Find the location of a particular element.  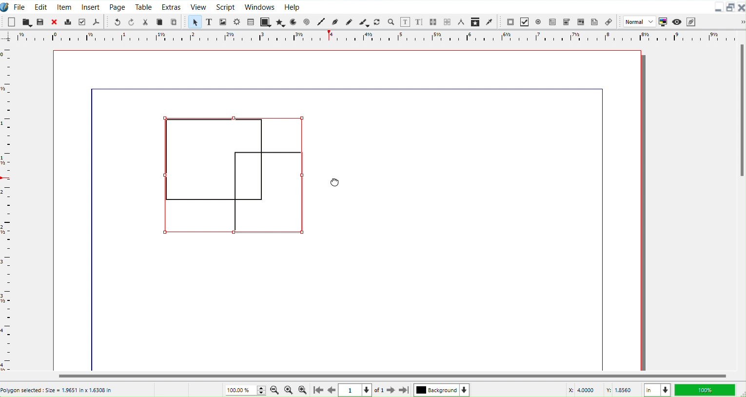

Edit in Preview mode is located at coordinates (691, 21).